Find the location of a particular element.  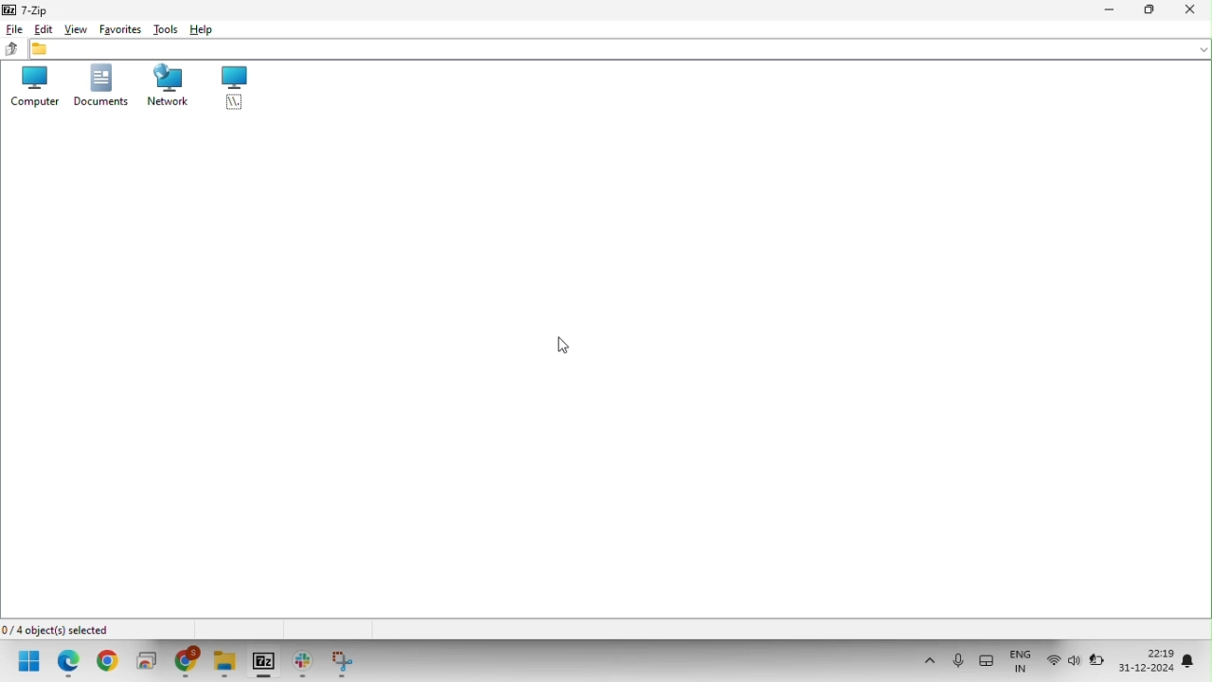

View is located at coordinates (74, 27).